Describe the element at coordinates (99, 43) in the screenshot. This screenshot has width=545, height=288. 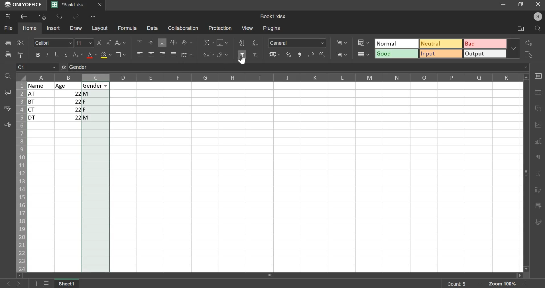
I see `font size increase` at that location.